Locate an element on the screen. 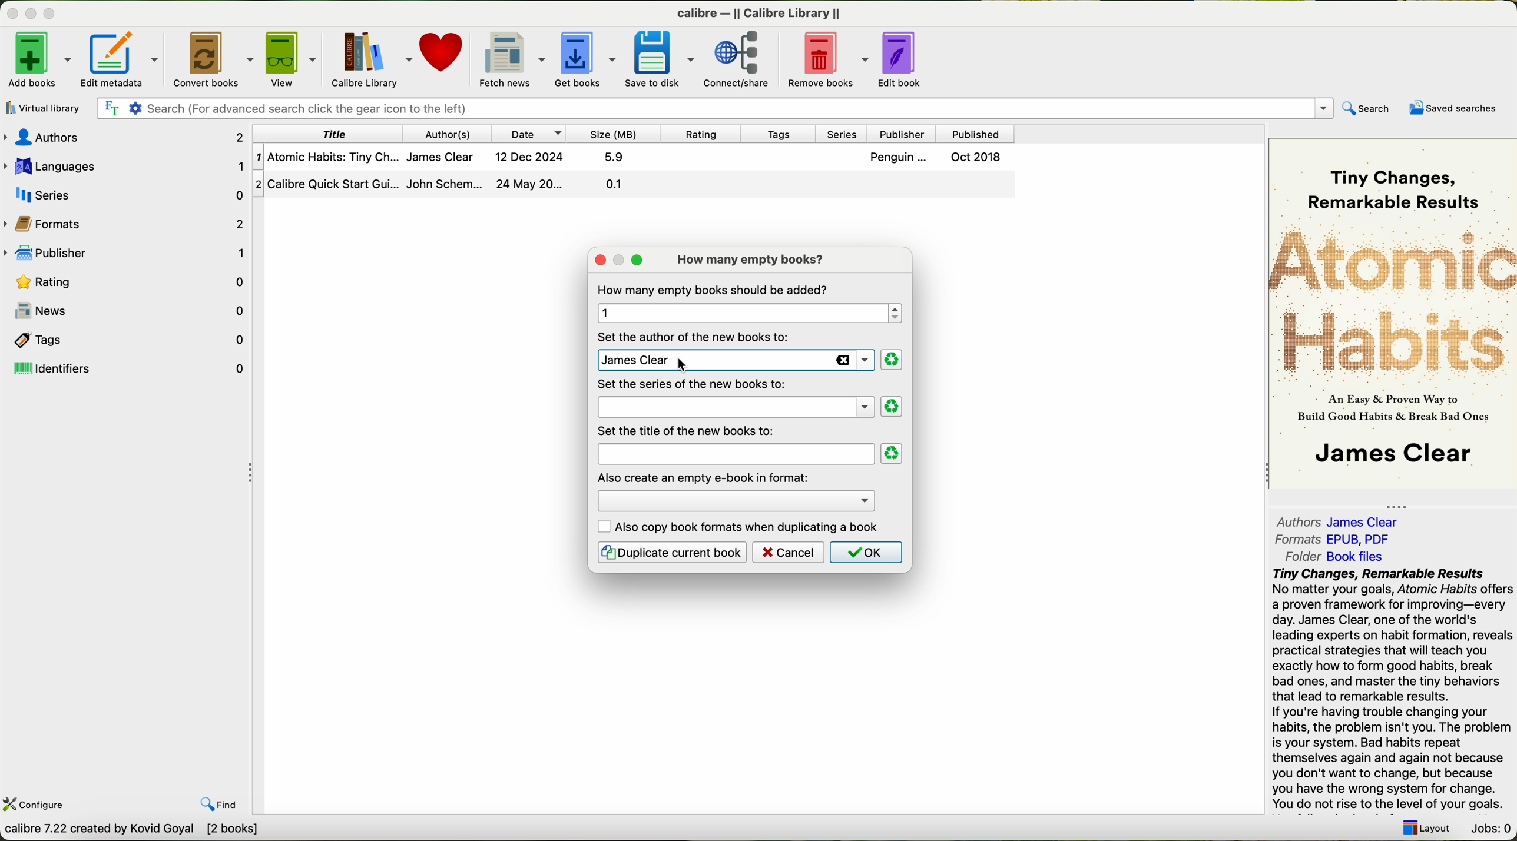  close popup is located at coordinates (597, 258).